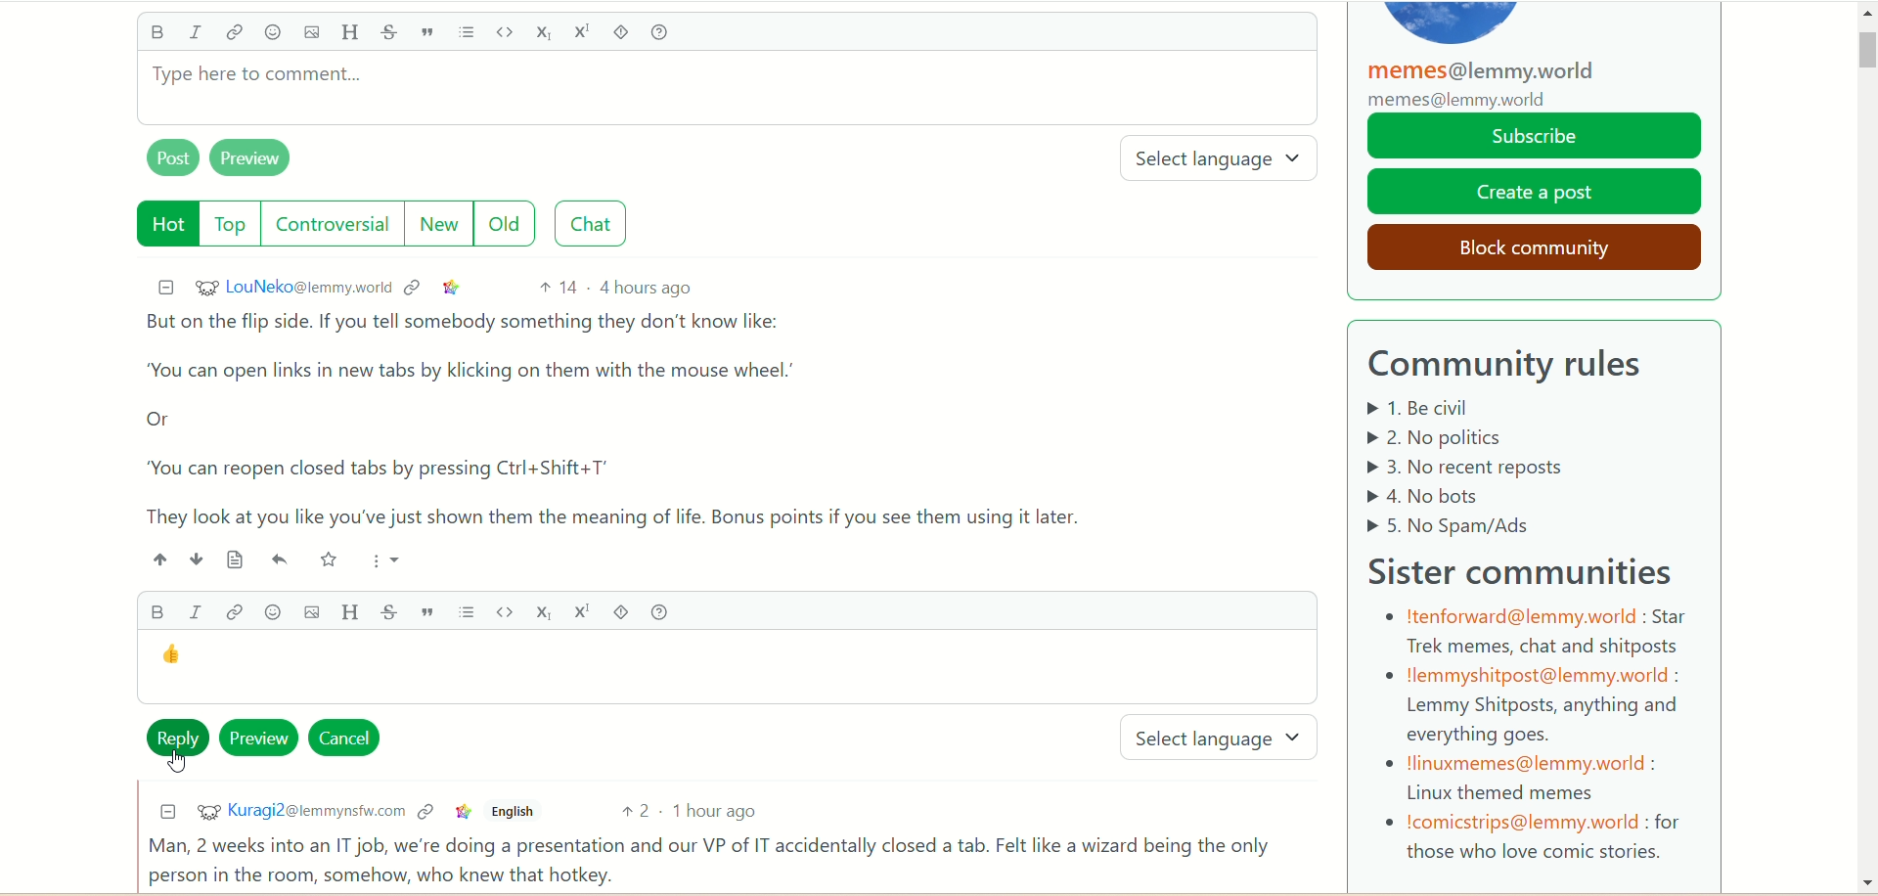  I want to click on help, so click(671, 33).